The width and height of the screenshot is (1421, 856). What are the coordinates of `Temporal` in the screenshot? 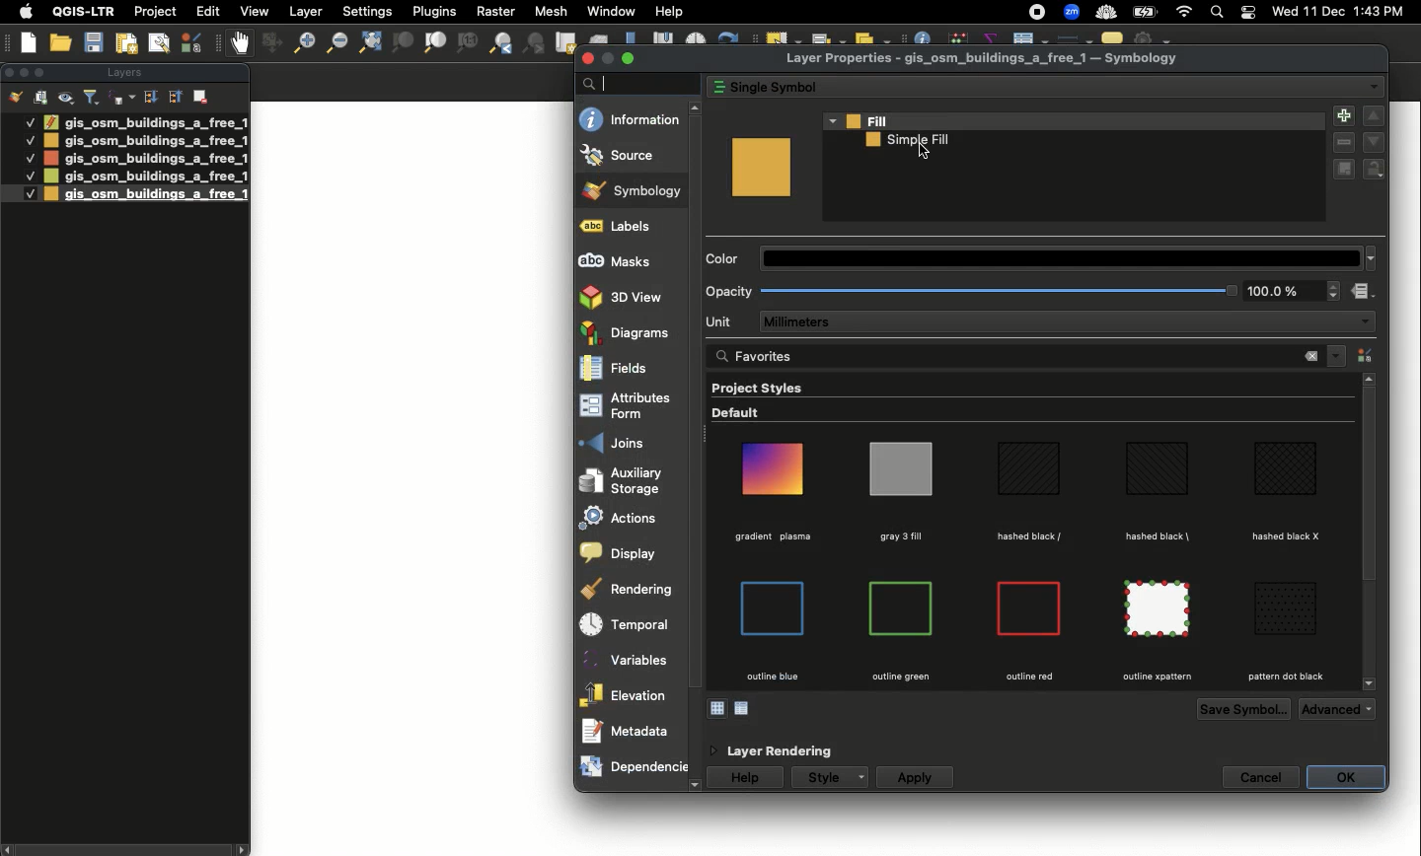 It's located at (632, 625).